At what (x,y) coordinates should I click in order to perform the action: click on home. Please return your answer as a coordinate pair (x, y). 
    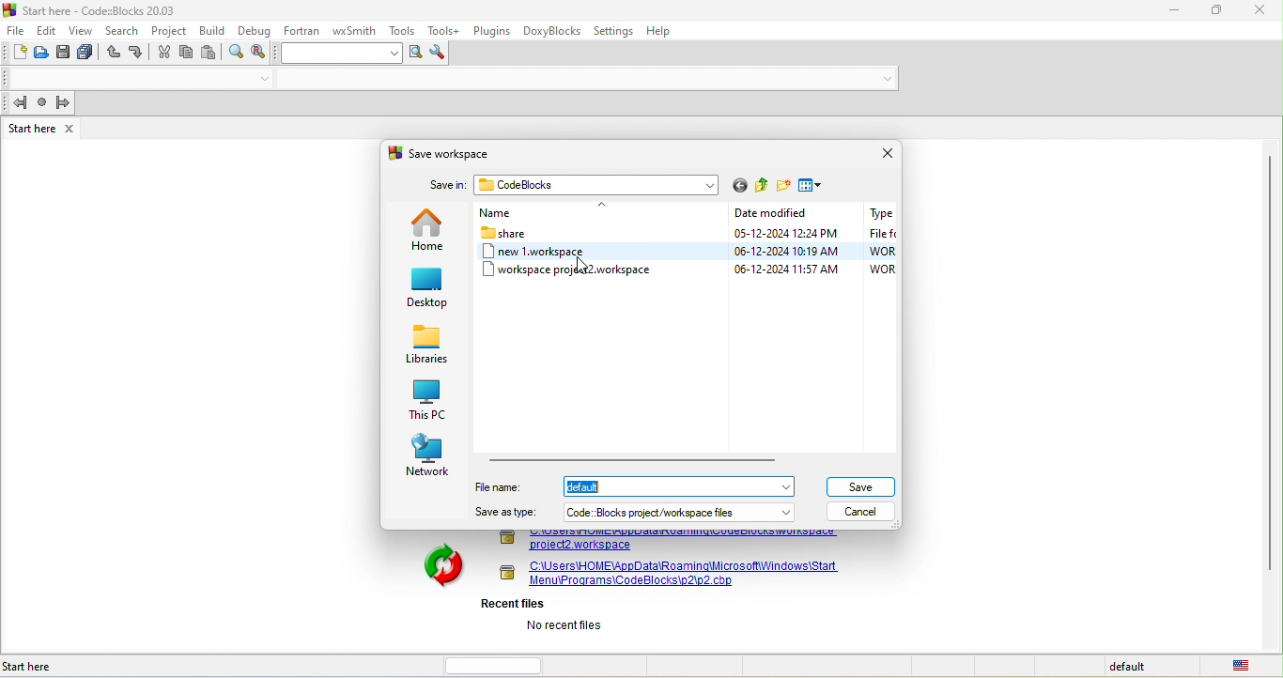
    Looking at the image, I should click on (428, 229).